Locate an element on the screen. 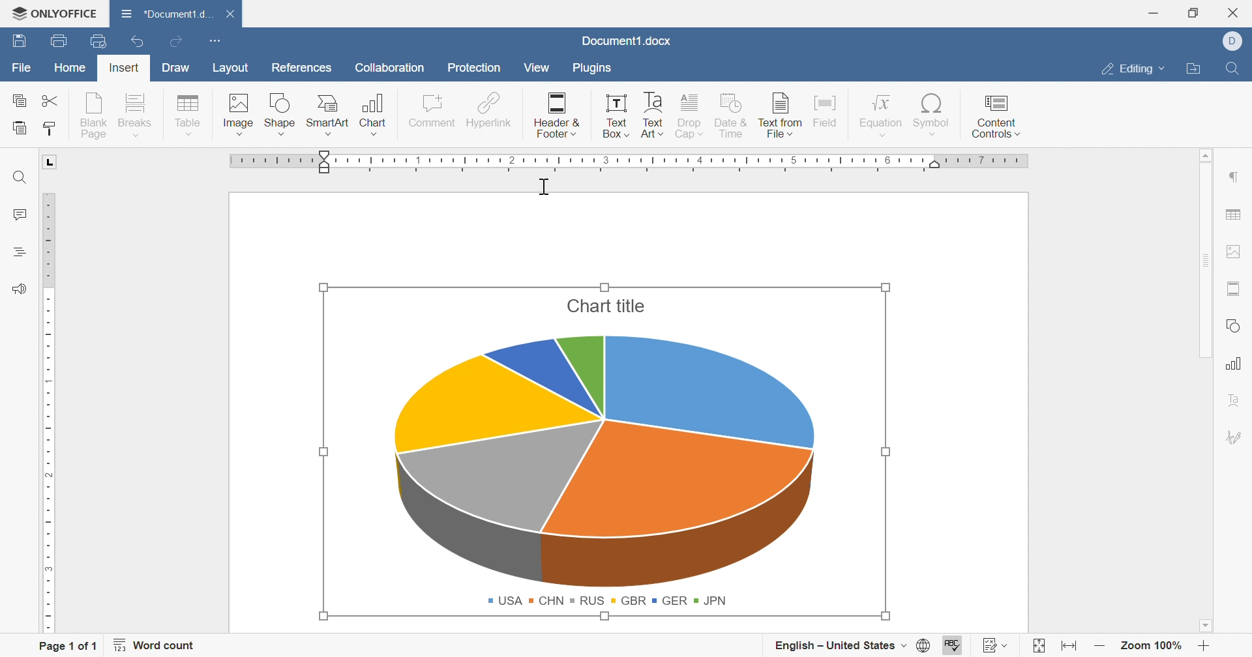 The width and height of the screenshot is (1252, 657). Text from File is located at coordinates (778, 113).